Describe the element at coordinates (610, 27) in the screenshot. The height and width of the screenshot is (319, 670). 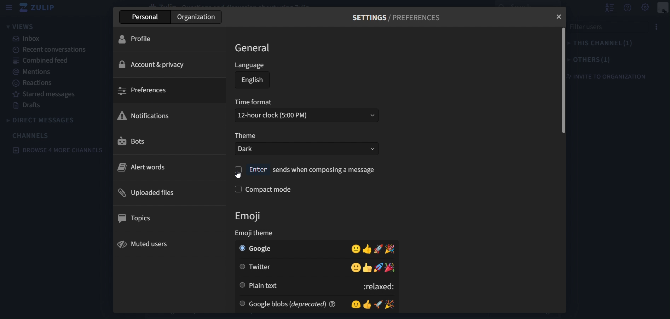
I see `filter users` at that location.